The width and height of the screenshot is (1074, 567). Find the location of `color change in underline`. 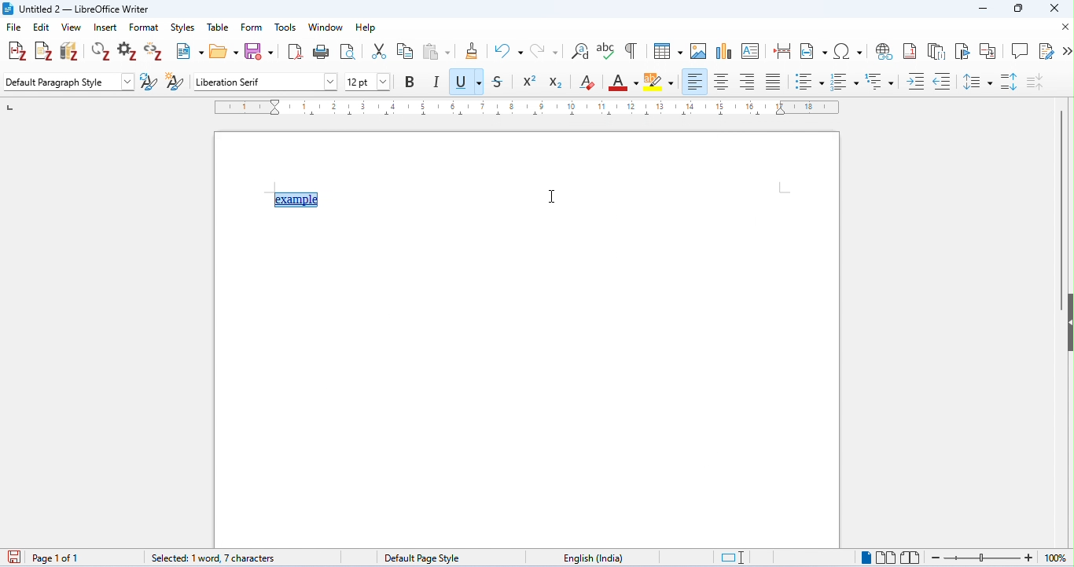

color change in underline is located at coordinates (466, 83).